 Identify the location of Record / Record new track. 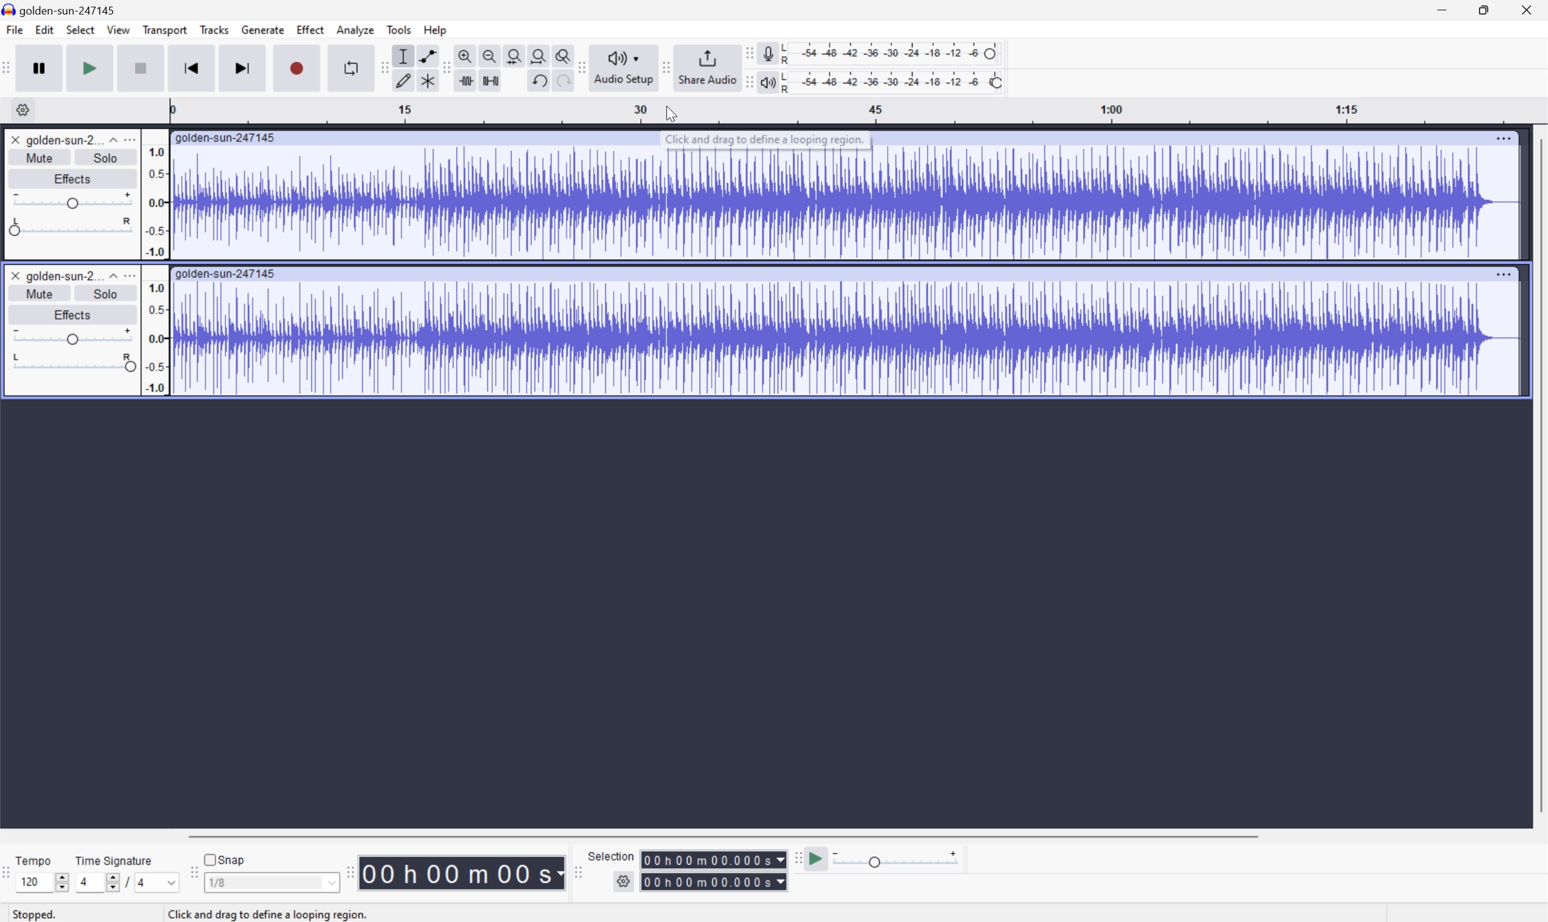
(299, 69).